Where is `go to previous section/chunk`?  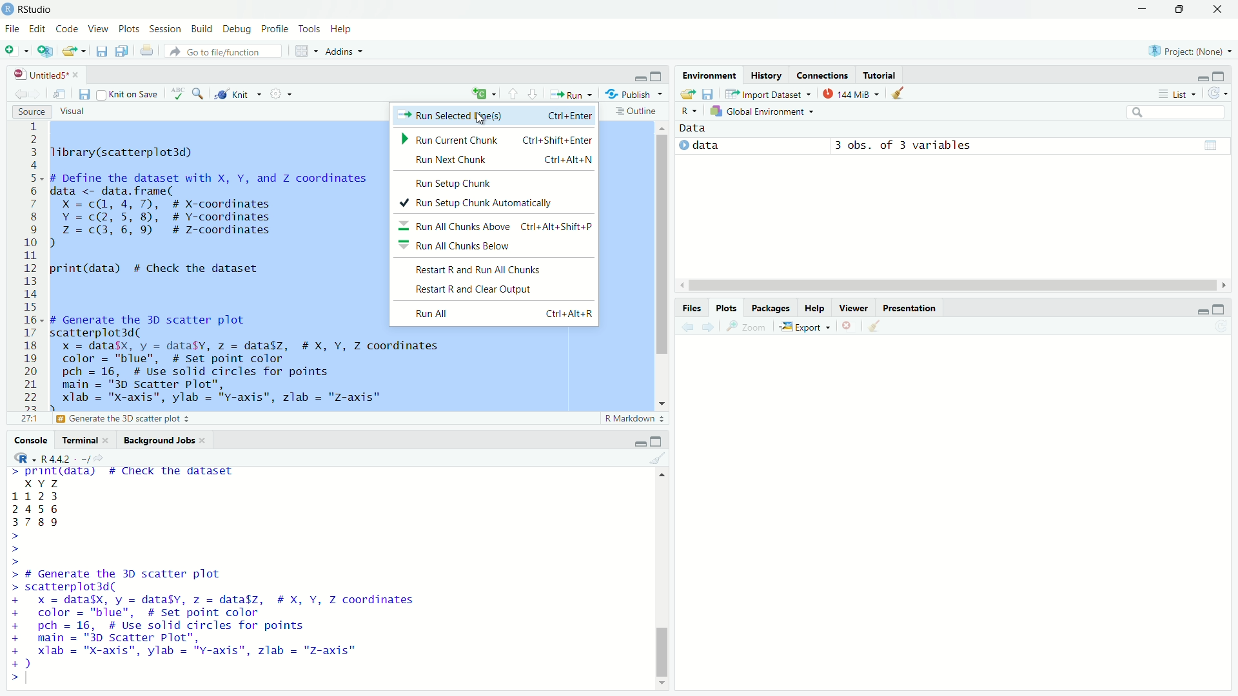
go to previous section/chunk is located at coordinates (513, 95).